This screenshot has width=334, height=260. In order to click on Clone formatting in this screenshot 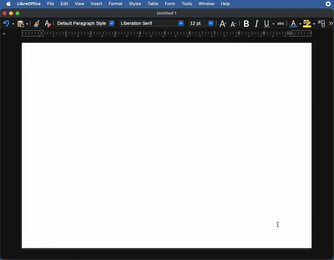, I will do `click(36, 23)`.